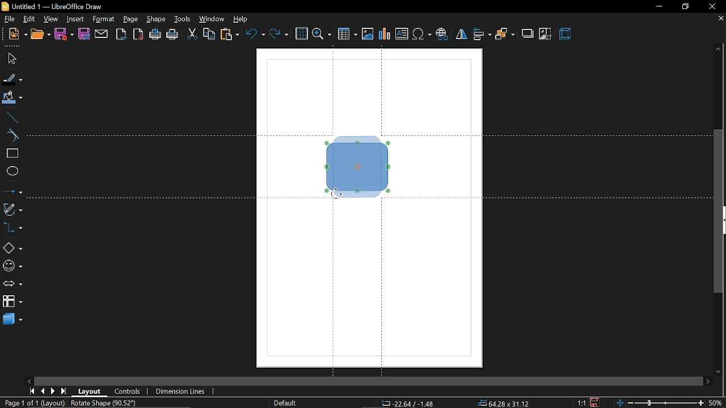  I want to click on copy, so click(209, 35).